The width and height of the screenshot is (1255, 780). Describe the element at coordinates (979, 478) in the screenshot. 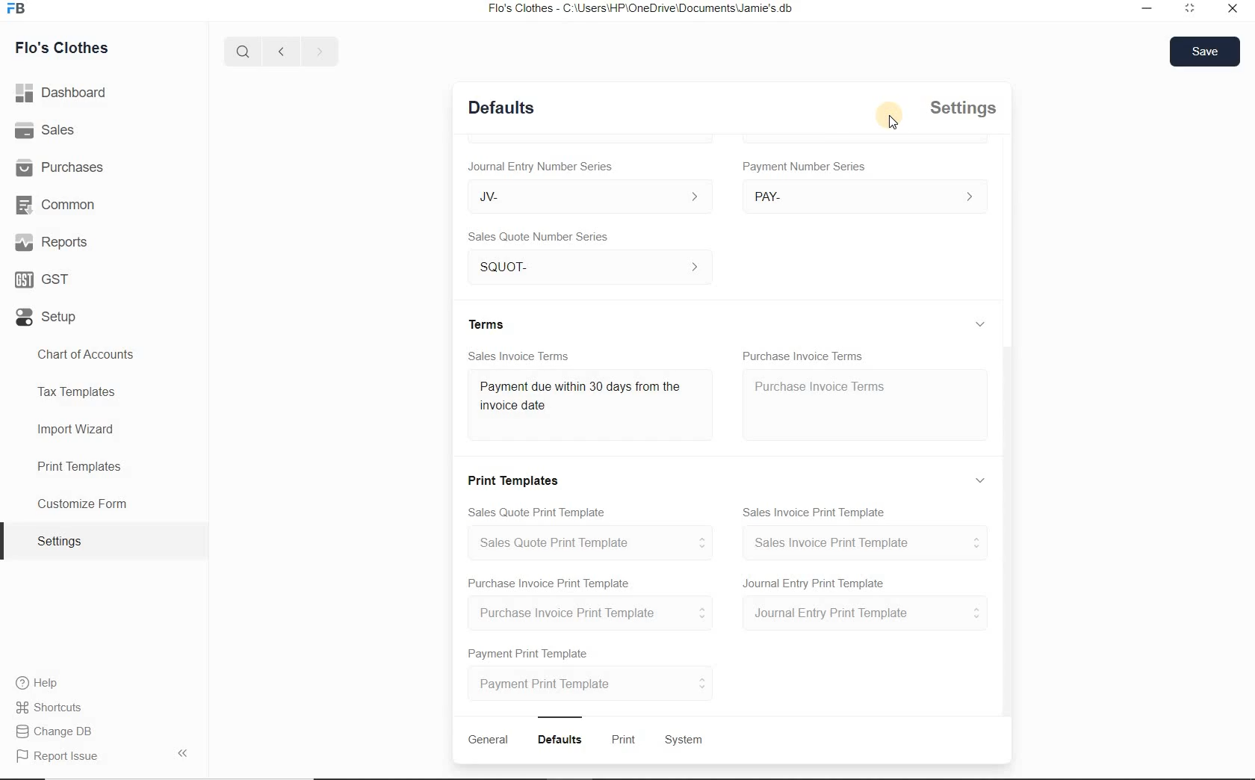

I see `Expand` at that location.